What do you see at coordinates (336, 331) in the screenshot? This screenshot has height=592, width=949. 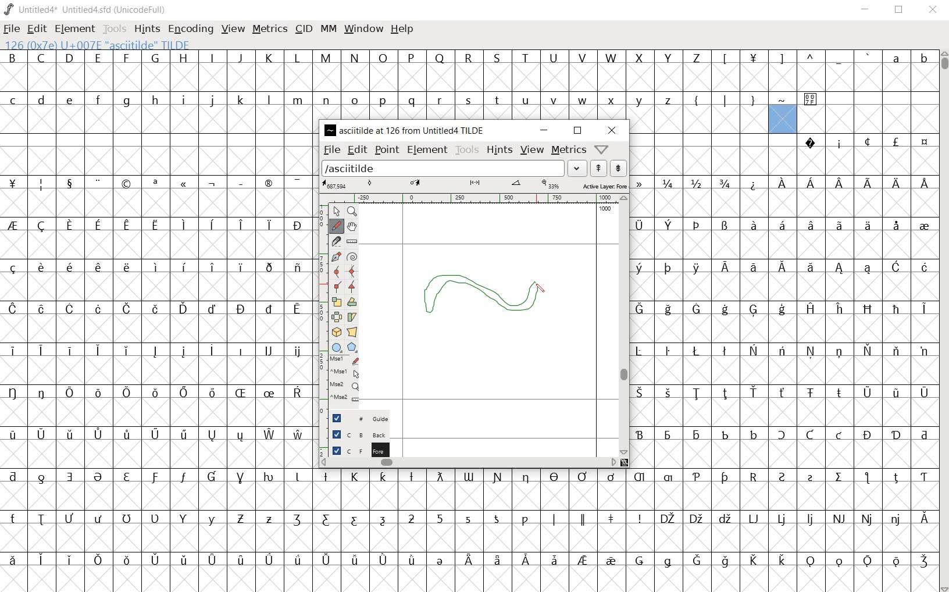 I see `perform a perspective transformation on the selection` at bounding box center [336, 331].